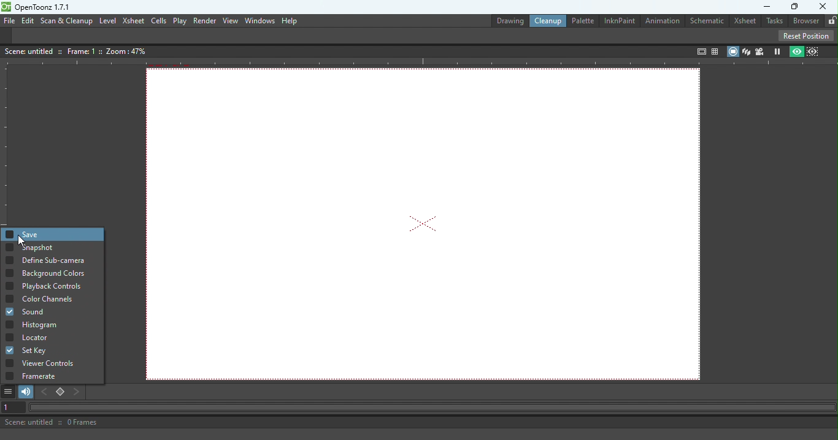 This screenshot has height=440, width=838. What do you see at coordinates (56, 363) in the screenshot?
I see `Viewer controls` at bounding box center [56, 363].